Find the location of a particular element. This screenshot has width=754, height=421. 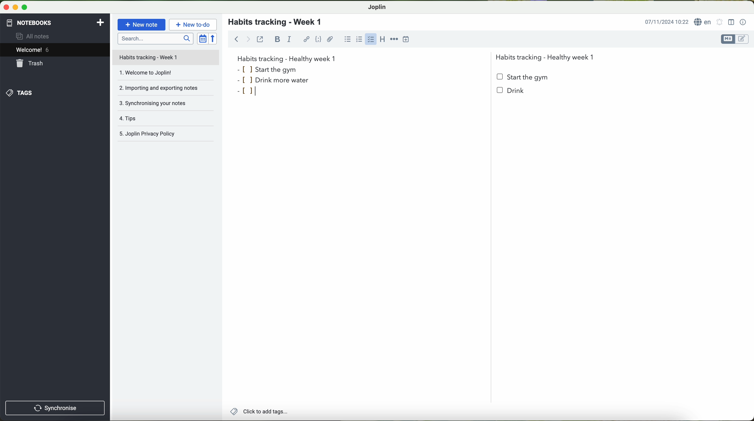

Joplin is located at coordinates (376, 7).